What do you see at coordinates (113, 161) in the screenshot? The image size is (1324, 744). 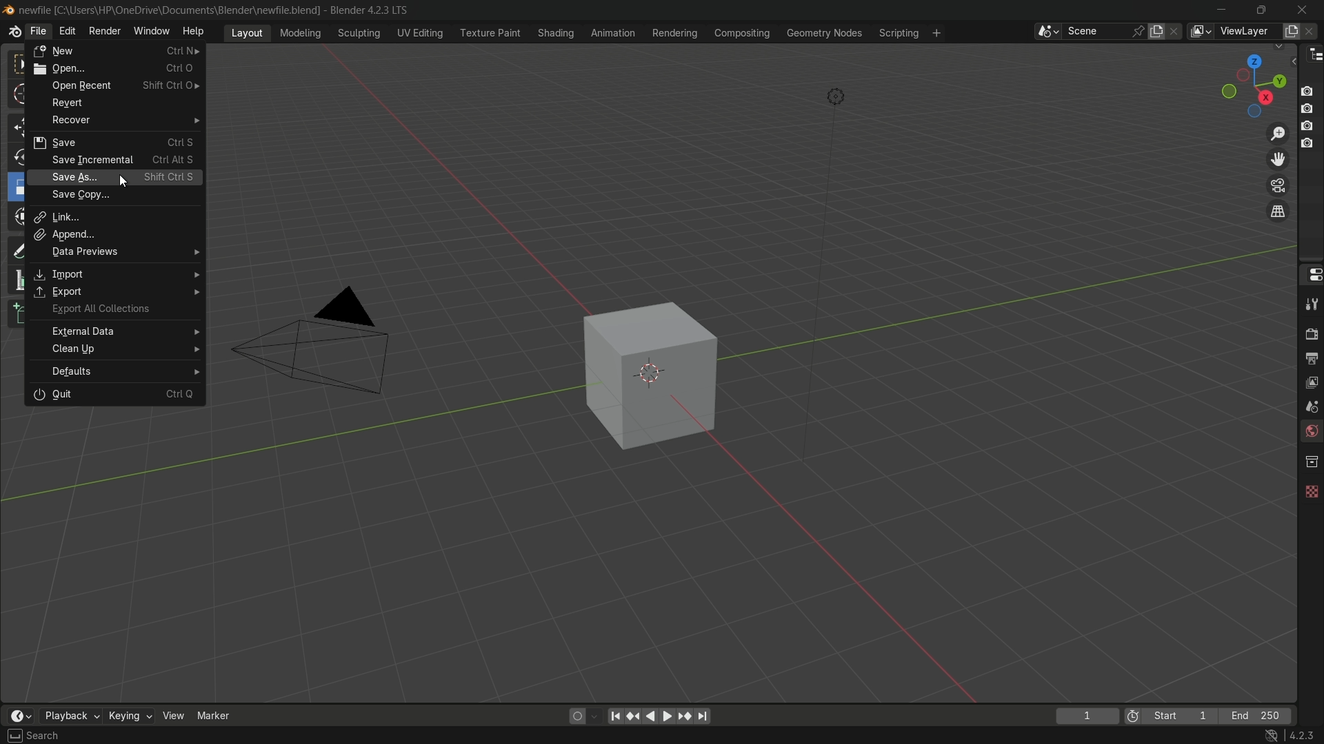 I see `save incremental` at bounding box center [113, 161].